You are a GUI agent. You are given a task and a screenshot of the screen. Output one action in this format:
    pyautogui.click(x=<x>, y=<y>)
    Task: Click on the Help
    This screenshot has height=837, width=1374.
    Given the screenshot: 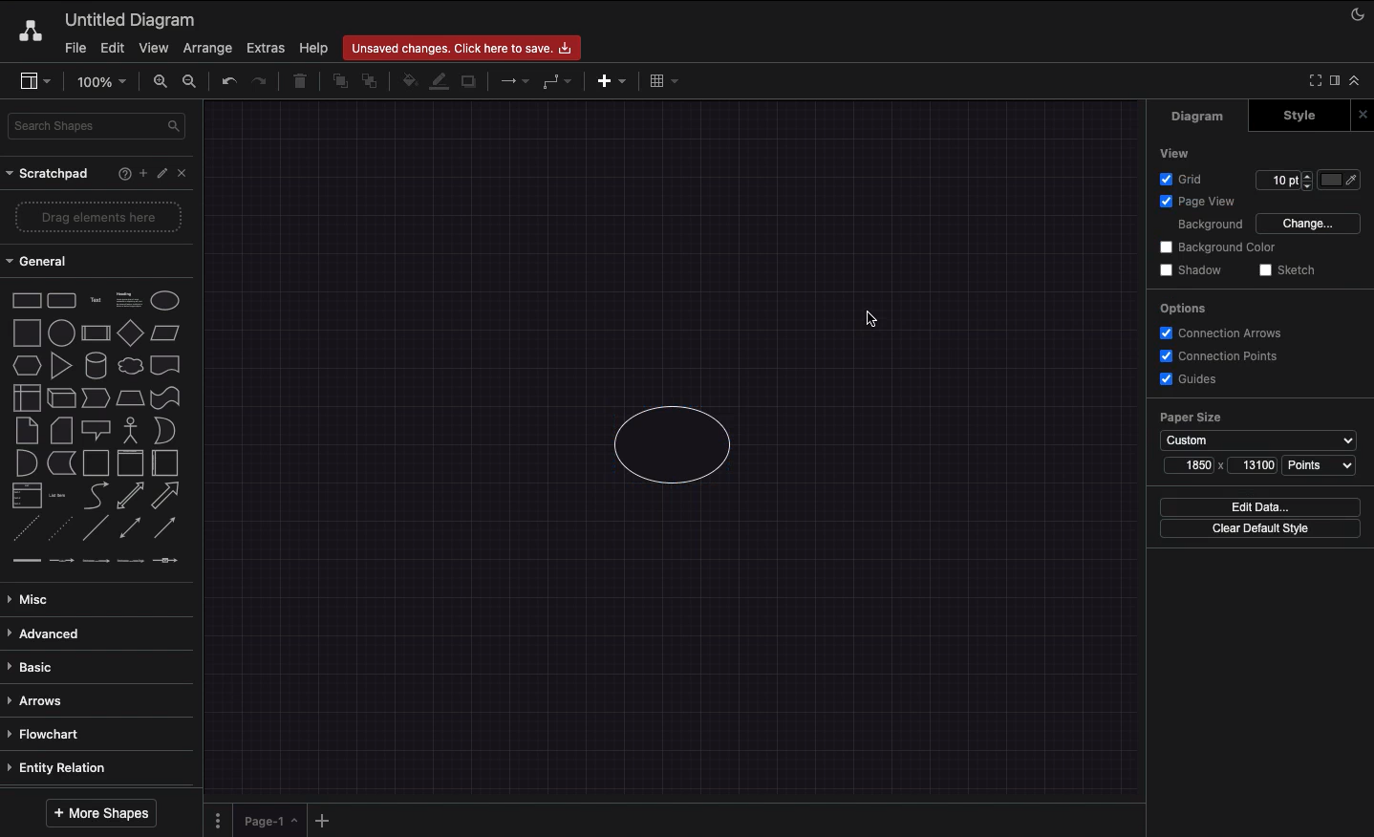 What is the action you would take?
    pyautogui.click(x=120, y=173)
    